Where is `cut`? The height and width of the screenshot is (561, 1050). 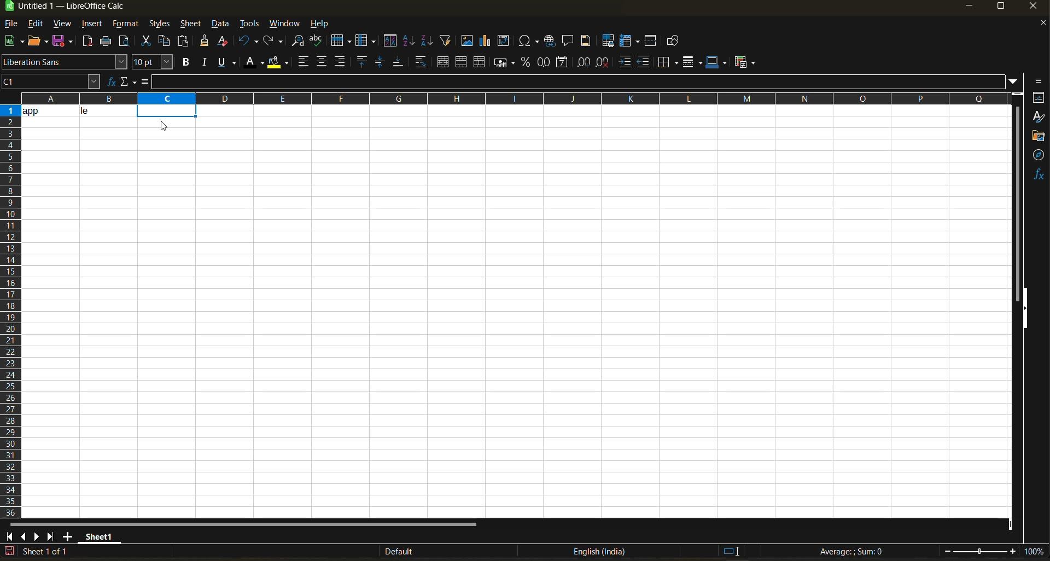
cut is located at coordinates (148, 42).